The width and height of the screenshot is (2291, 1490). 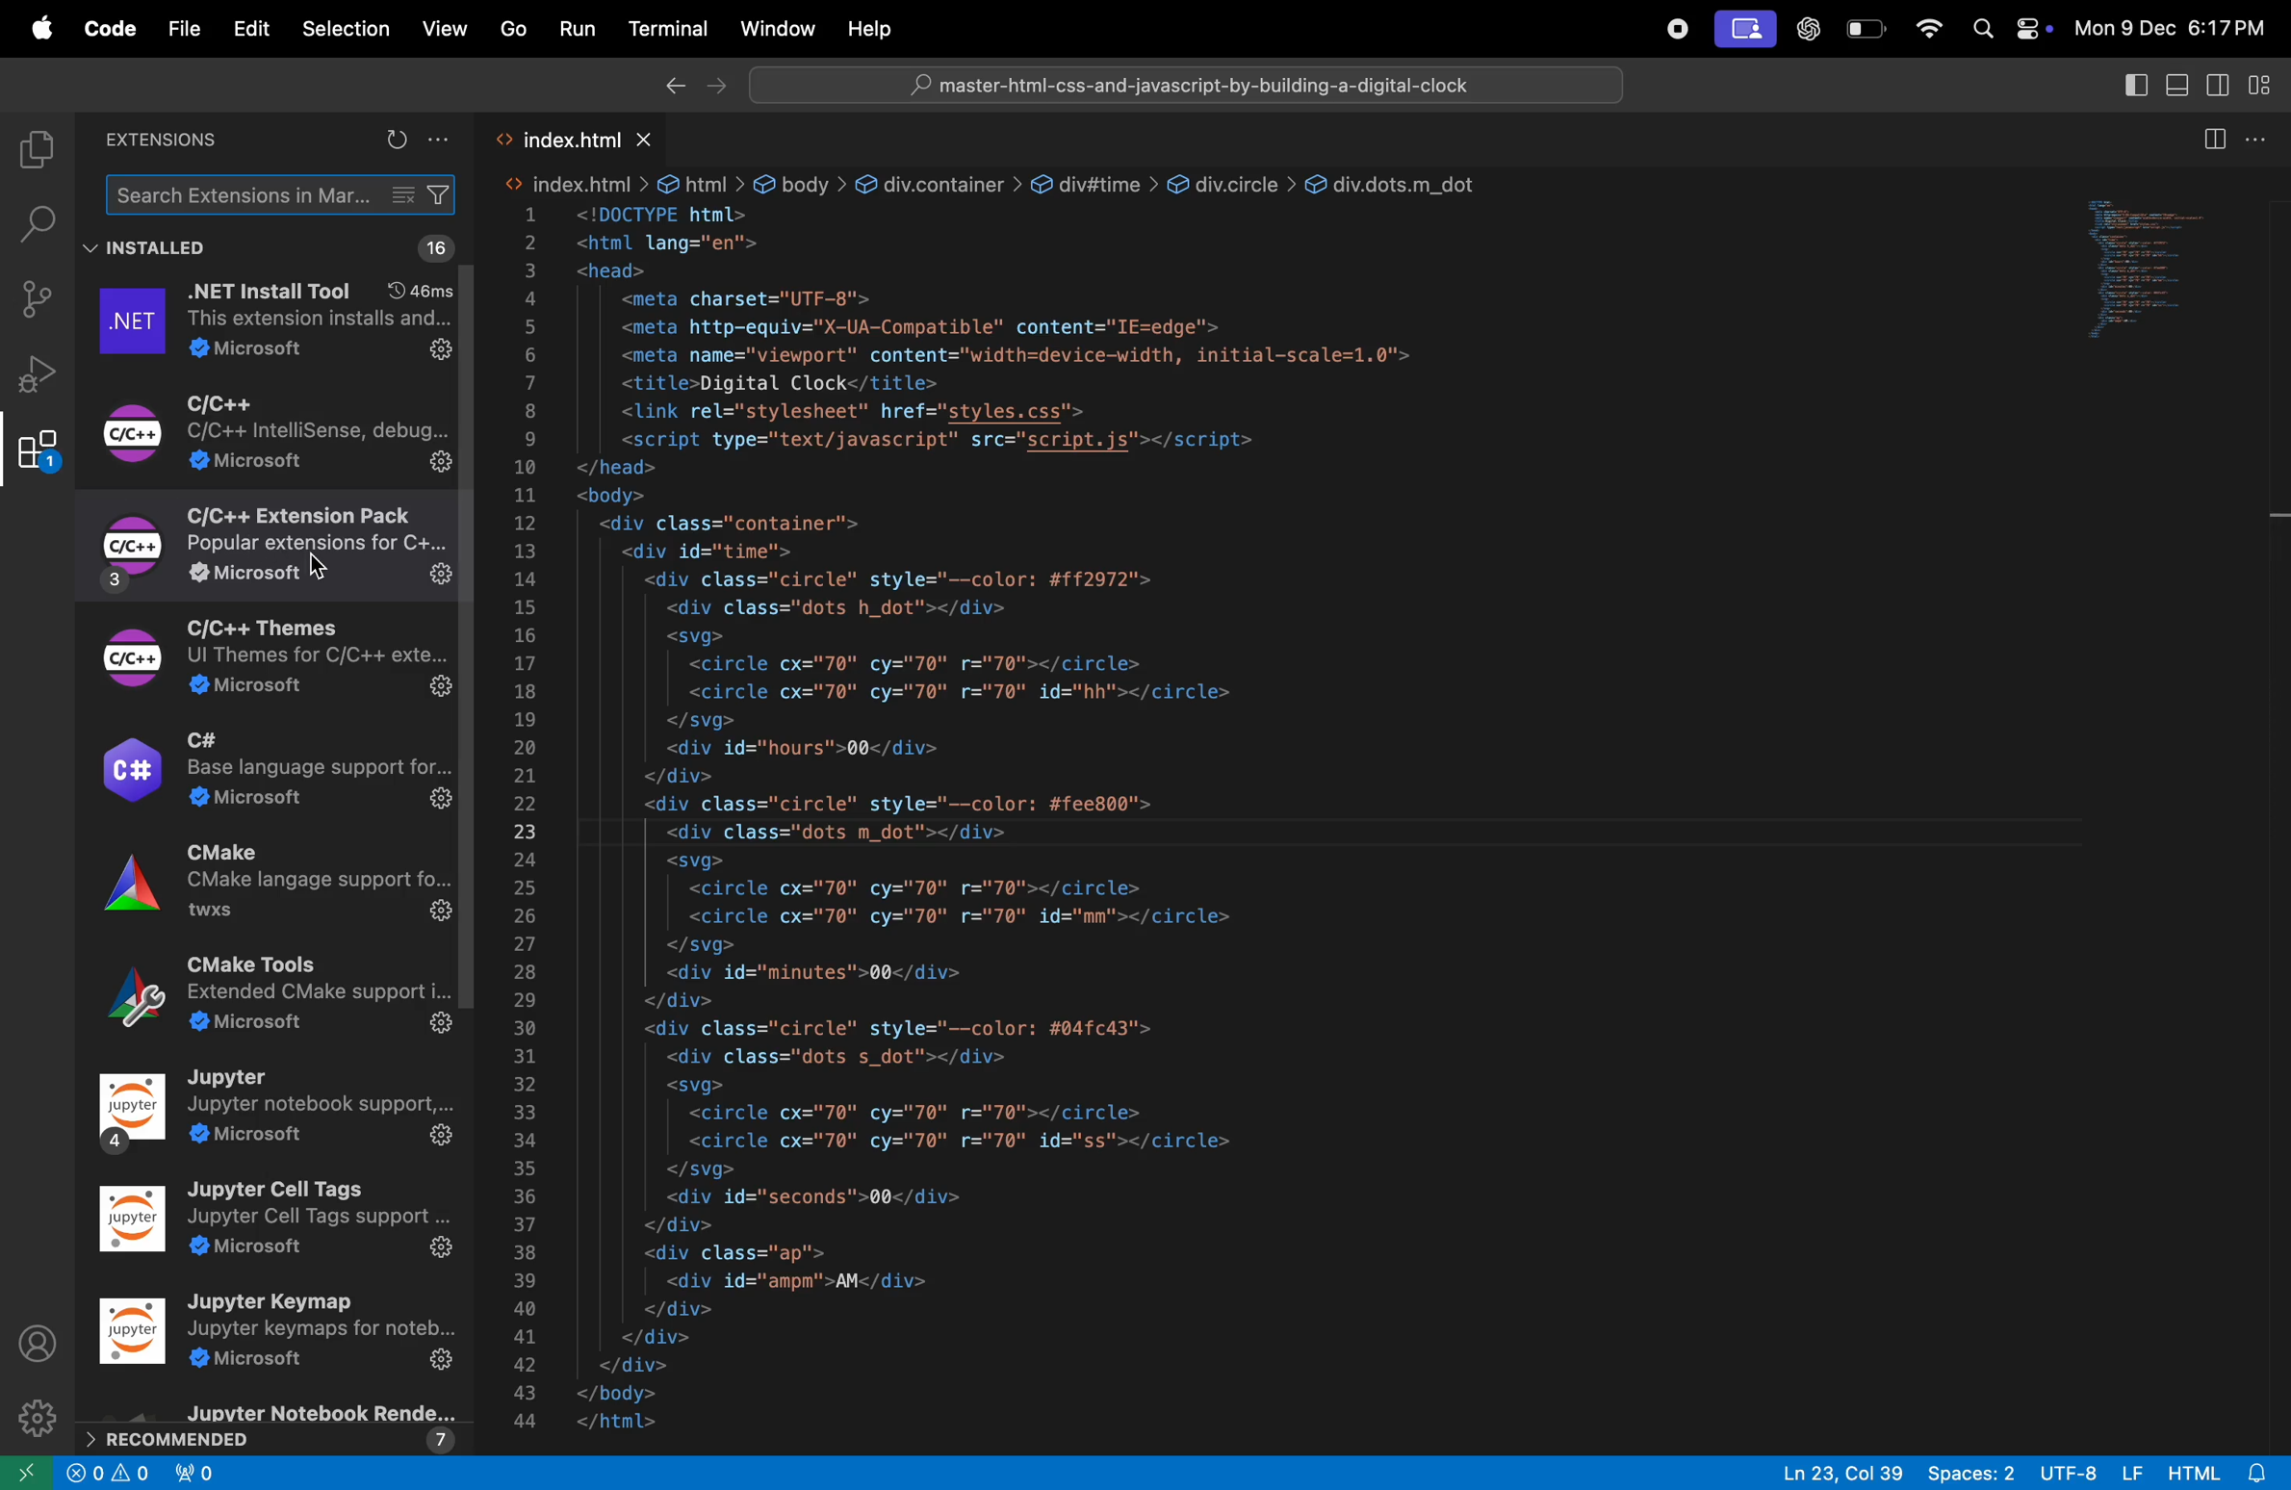 I want to click on profile, so click(x=39, y=1340).